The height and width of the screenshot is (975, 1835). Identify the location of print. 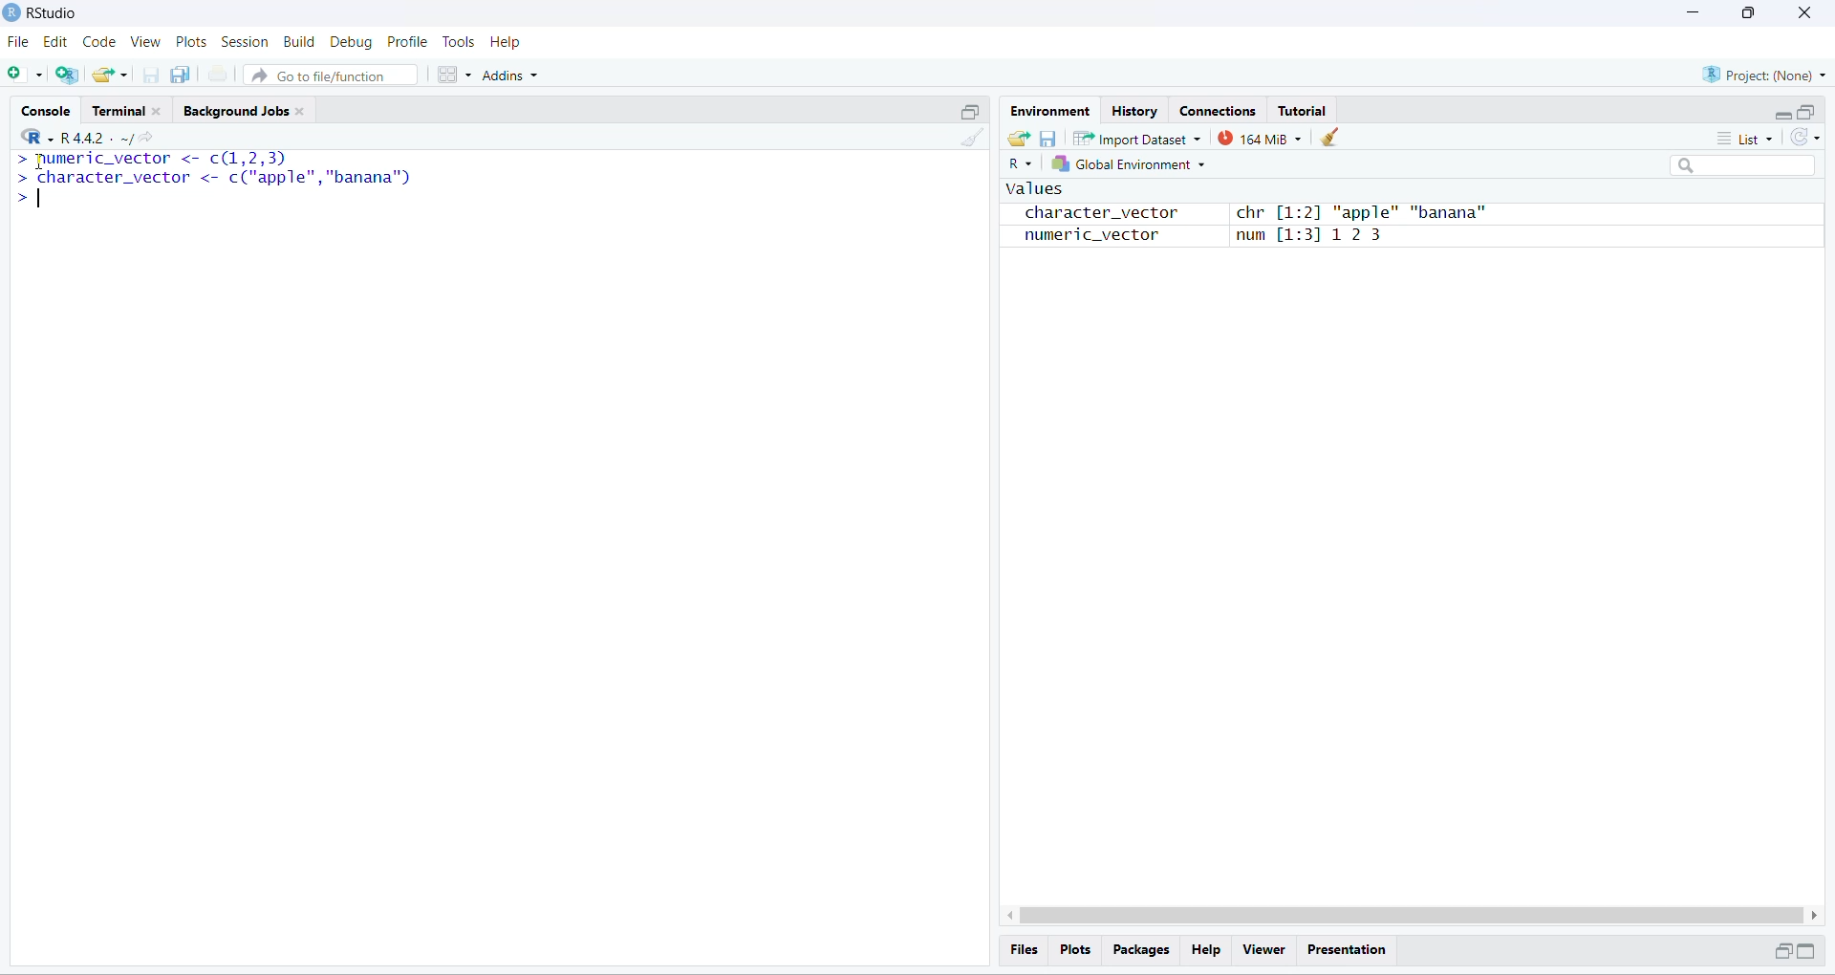
(218, 75).